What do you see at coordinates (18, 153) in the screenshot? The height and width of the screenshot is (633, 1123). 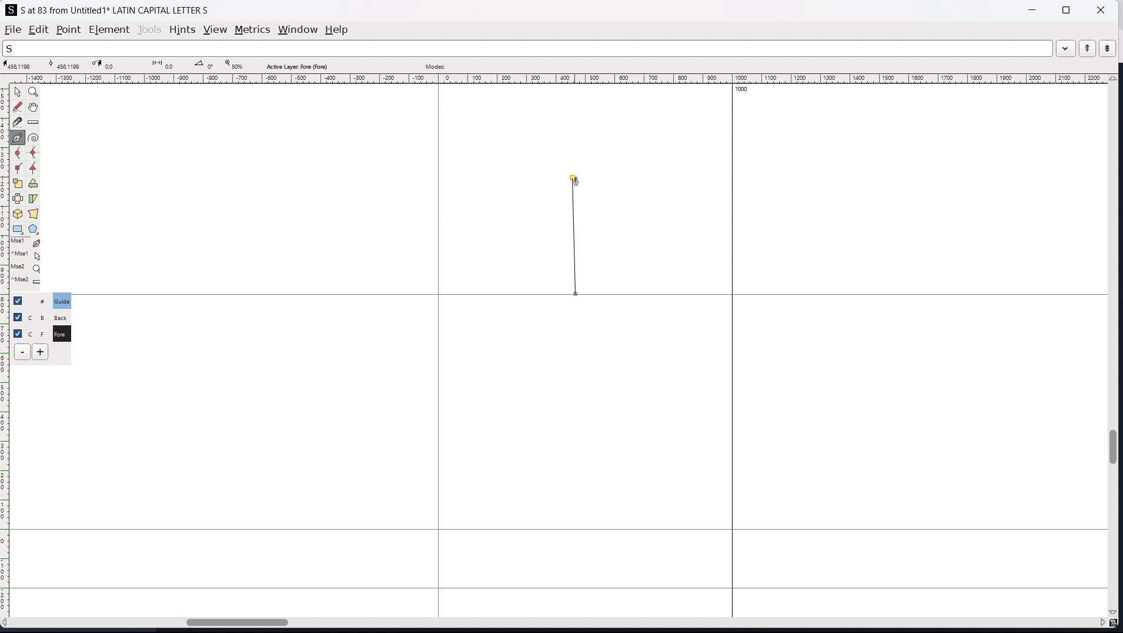 I see `add a curve point` at bounding box center [18, 153].